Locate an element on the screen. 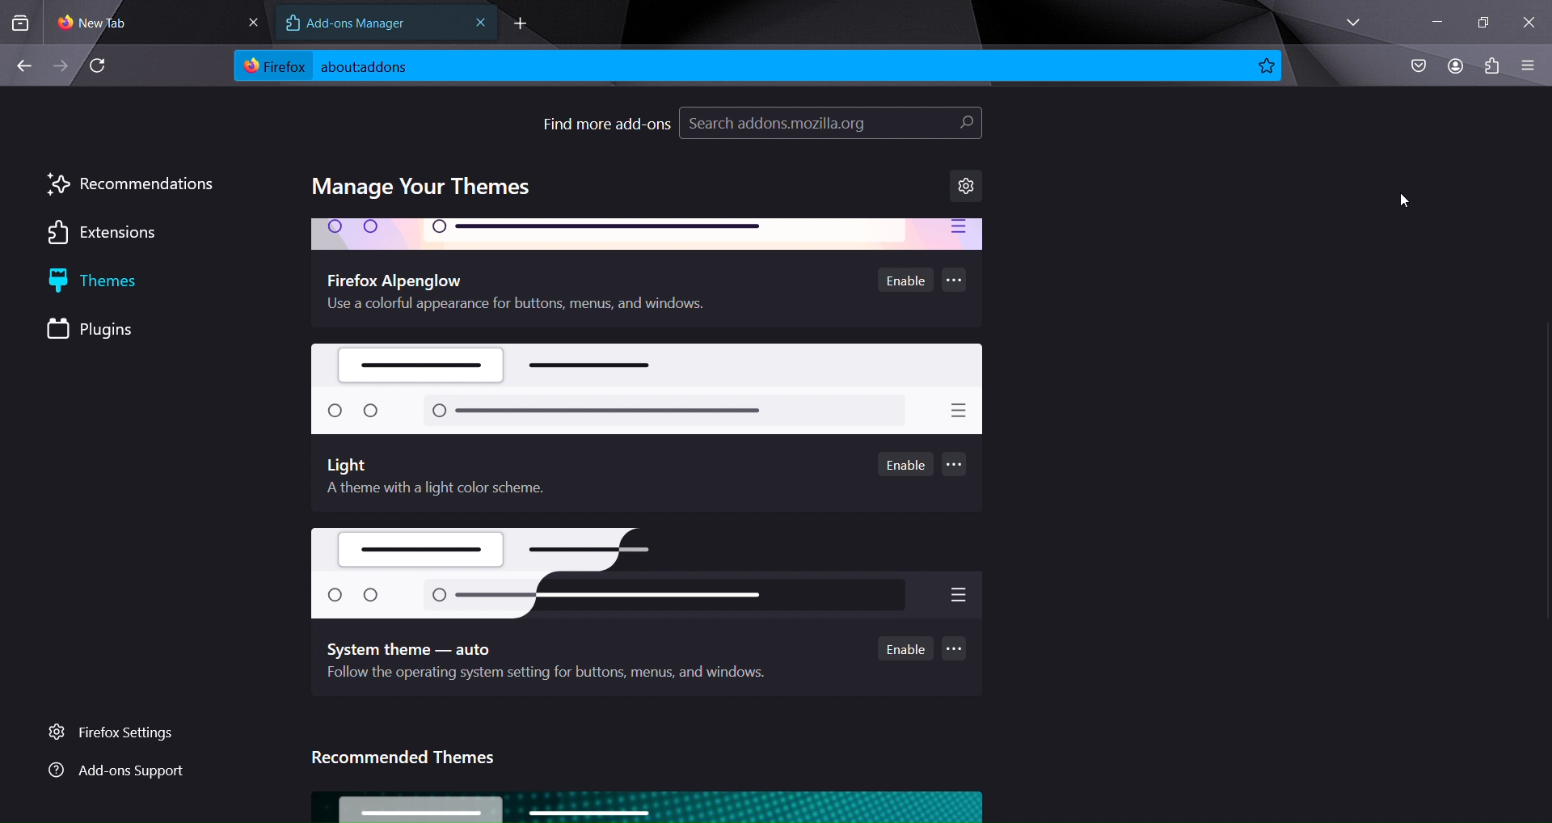  go back one page is located at coordinates (24, 62).